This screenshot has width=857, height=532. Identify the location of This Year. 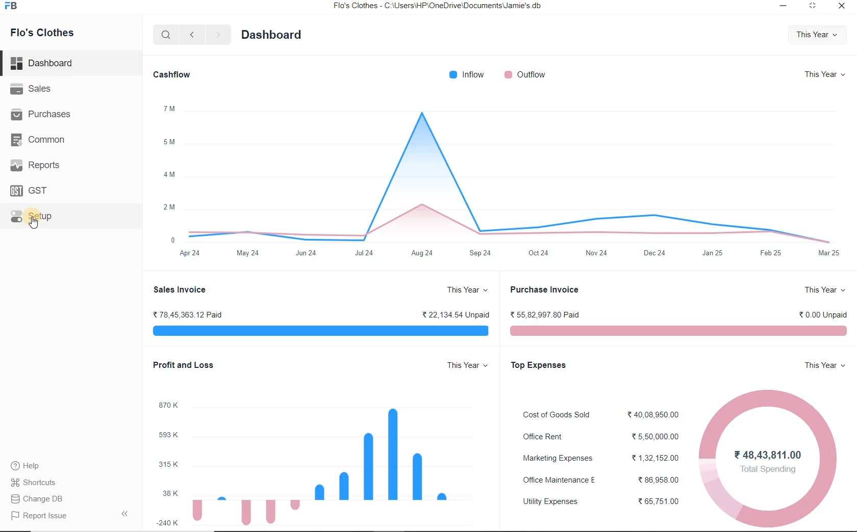
(826, 364).